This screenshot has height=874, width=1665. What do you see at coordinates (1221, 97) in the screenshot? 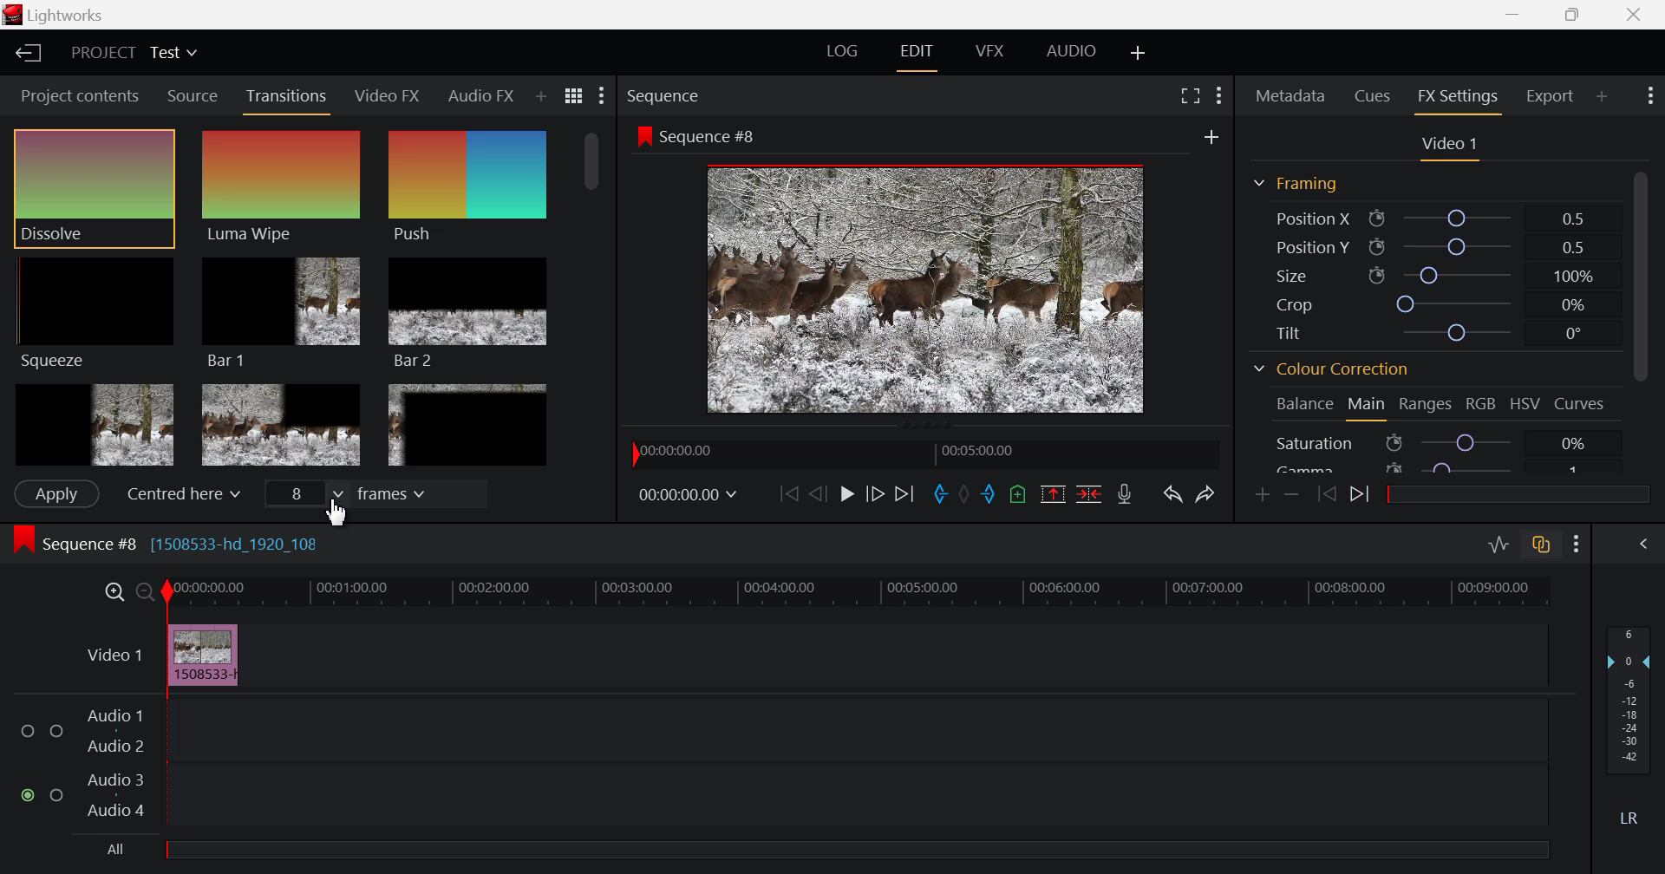
I see `show Settings` at bounding box center [1221, 97].